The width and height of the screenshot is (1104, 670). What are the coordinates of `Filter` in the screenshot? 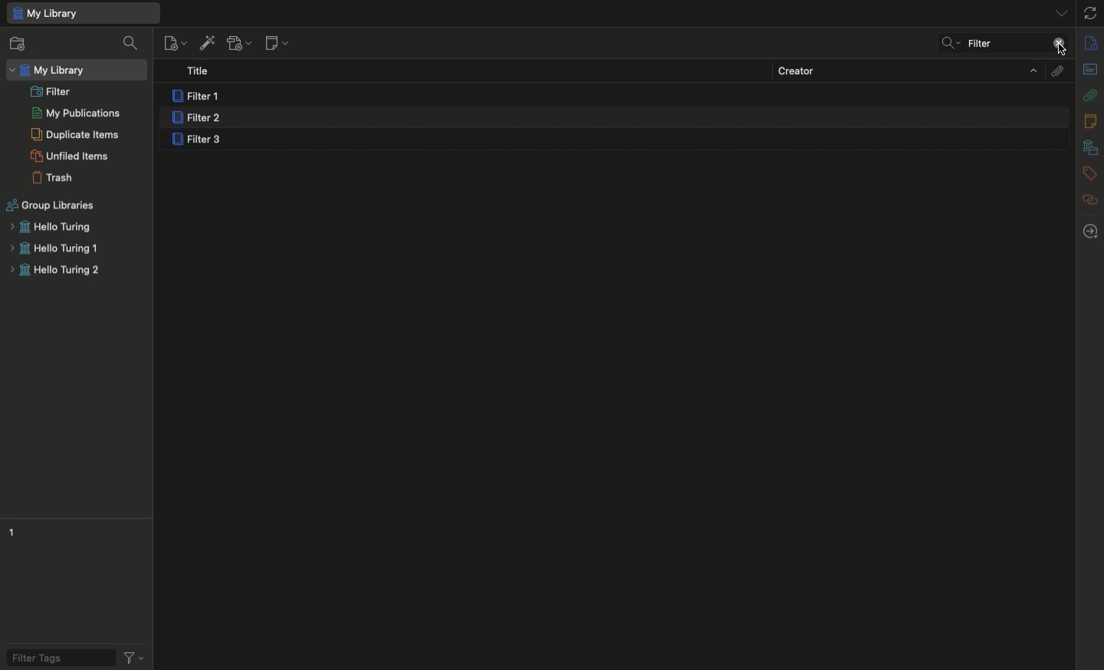 It's located at (51, 90).